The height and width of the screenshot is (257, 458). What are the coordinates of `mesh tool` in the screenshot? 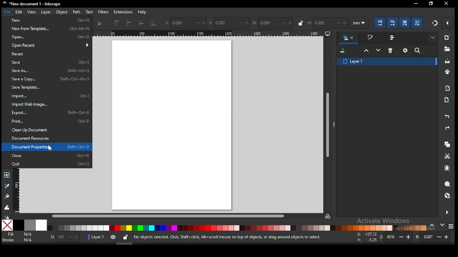 It's located at (7, 175).